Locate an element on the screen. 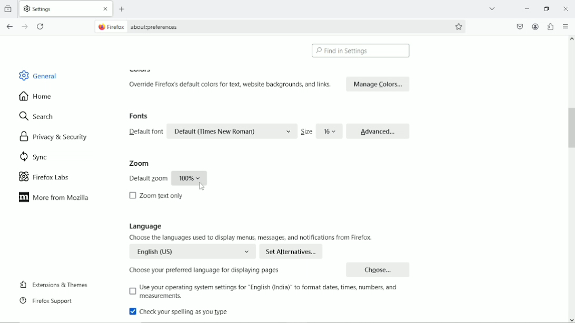 The height and width of the screenshot is (323, 575). English (US) is located at coordinates (194, 251).